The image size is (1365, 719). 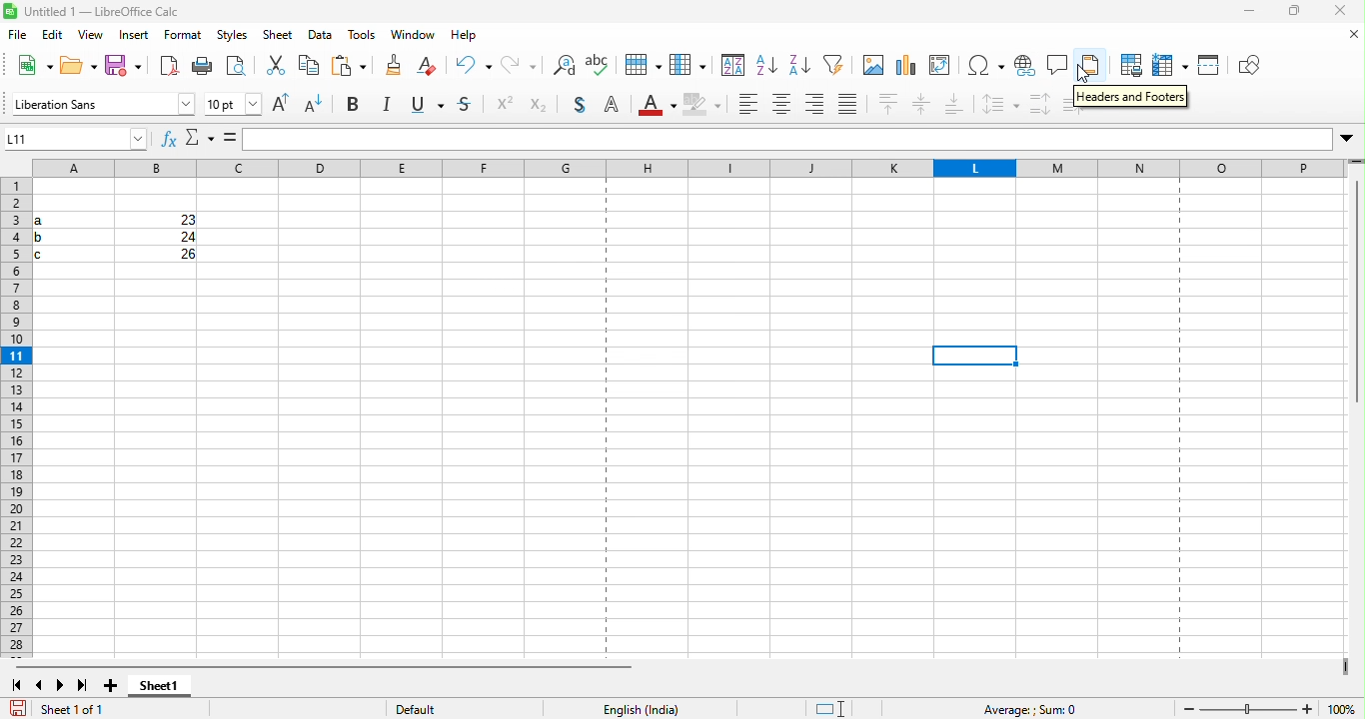 What do you see at coordinates (468, 107) in the screenshot?
I see `stricktthrough` at bounding box center [468, 107].